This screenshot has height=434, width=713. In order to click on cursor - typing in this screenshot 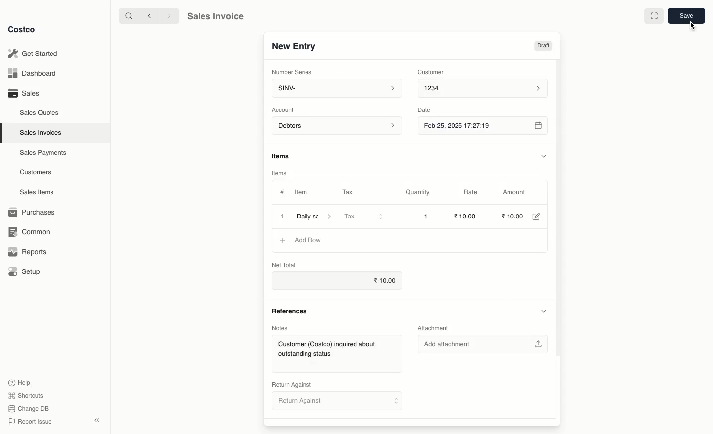, I will do `click(692, 26)`.